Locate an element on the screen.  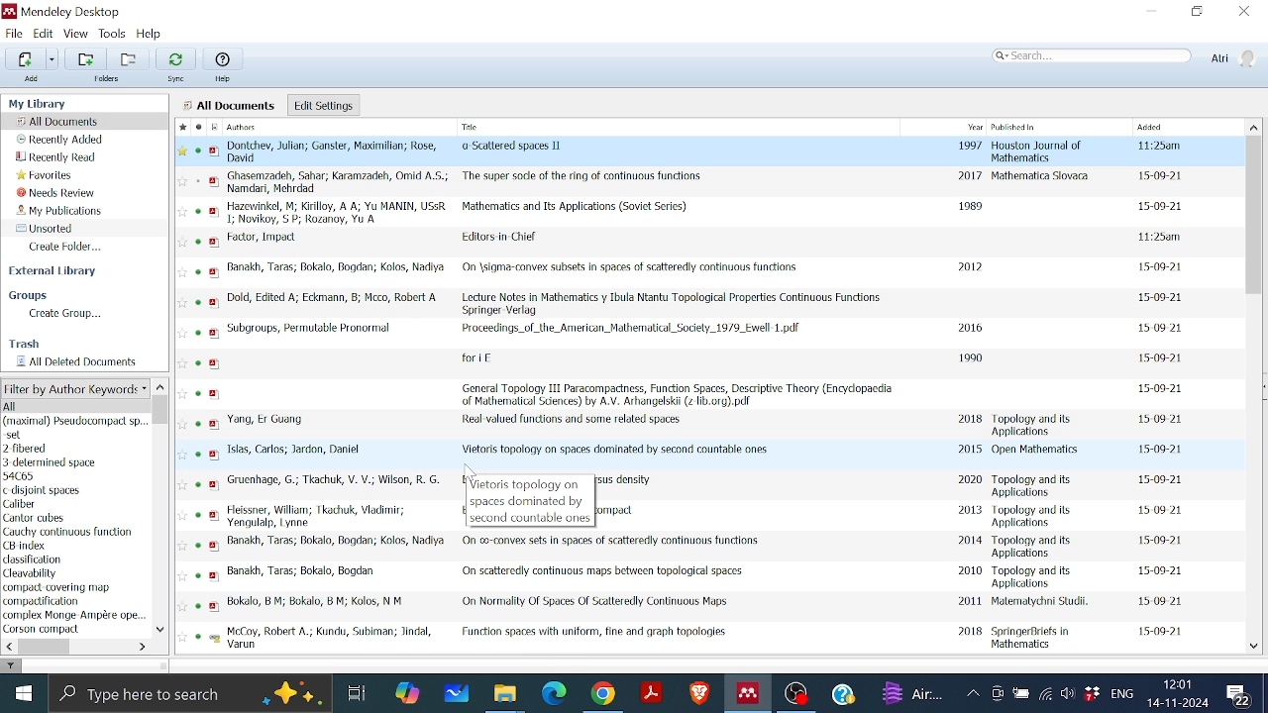
pdf is located at coordinates (214, 213).